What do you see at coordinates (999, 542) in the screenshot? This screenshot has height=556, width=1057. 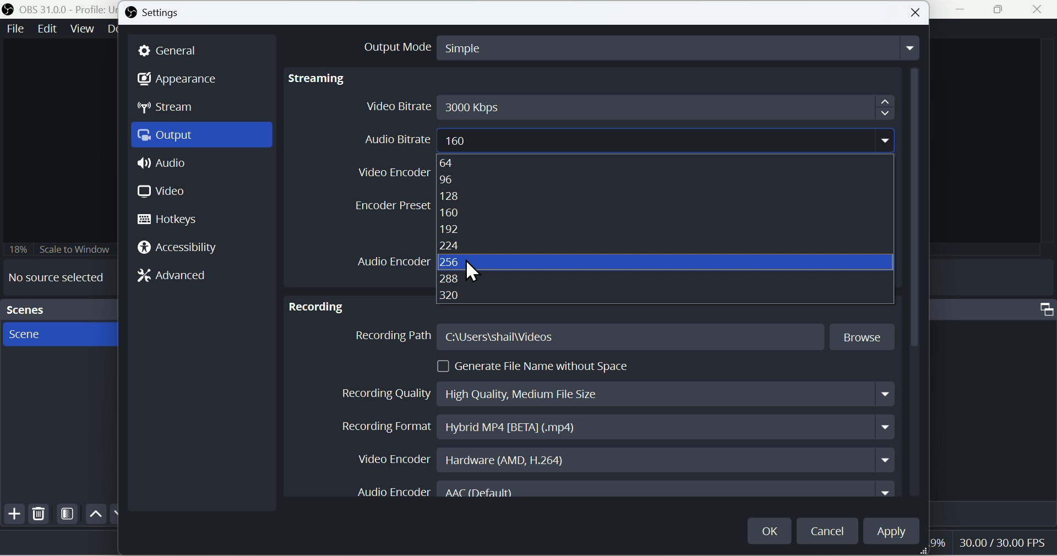 I see `30.00/30.00 FPS` at bounding box center [999, 542].